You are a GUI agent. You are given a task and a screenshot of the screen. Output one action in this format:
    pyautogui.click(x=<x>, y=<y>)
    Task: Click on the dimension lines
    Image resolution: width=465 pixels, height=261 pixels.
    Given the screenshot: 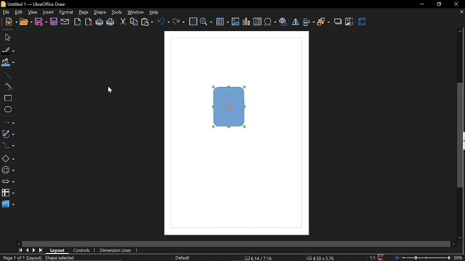 What is the action you would take?
    pyautogui.click(x=117, y=250)
    